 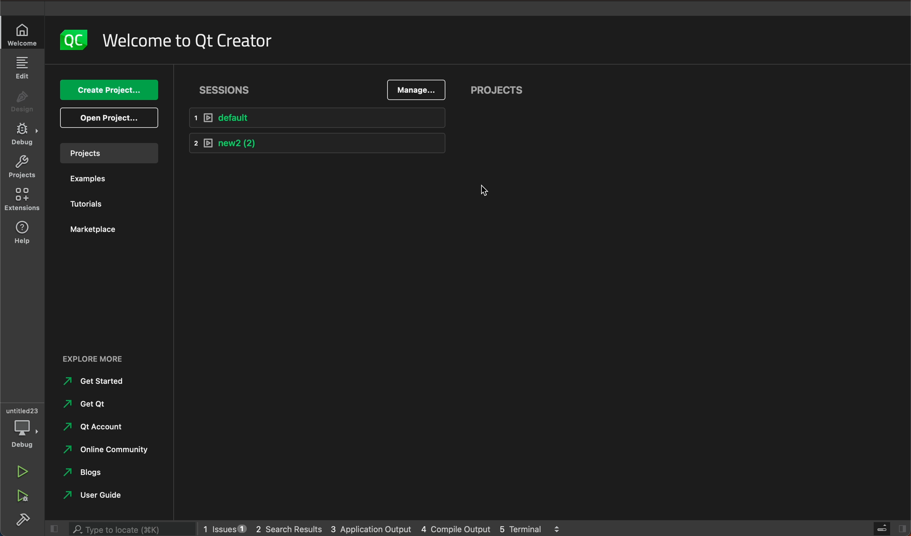 I want to click on EXPLORE MORE, so click(x=94, y=358).